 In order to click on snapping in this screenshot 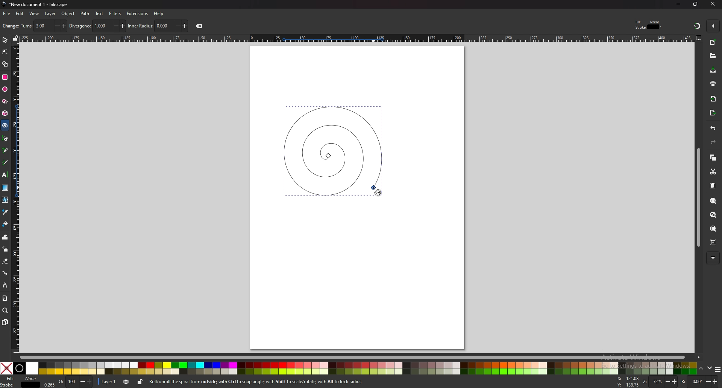, I will do `click(696, 26)`.